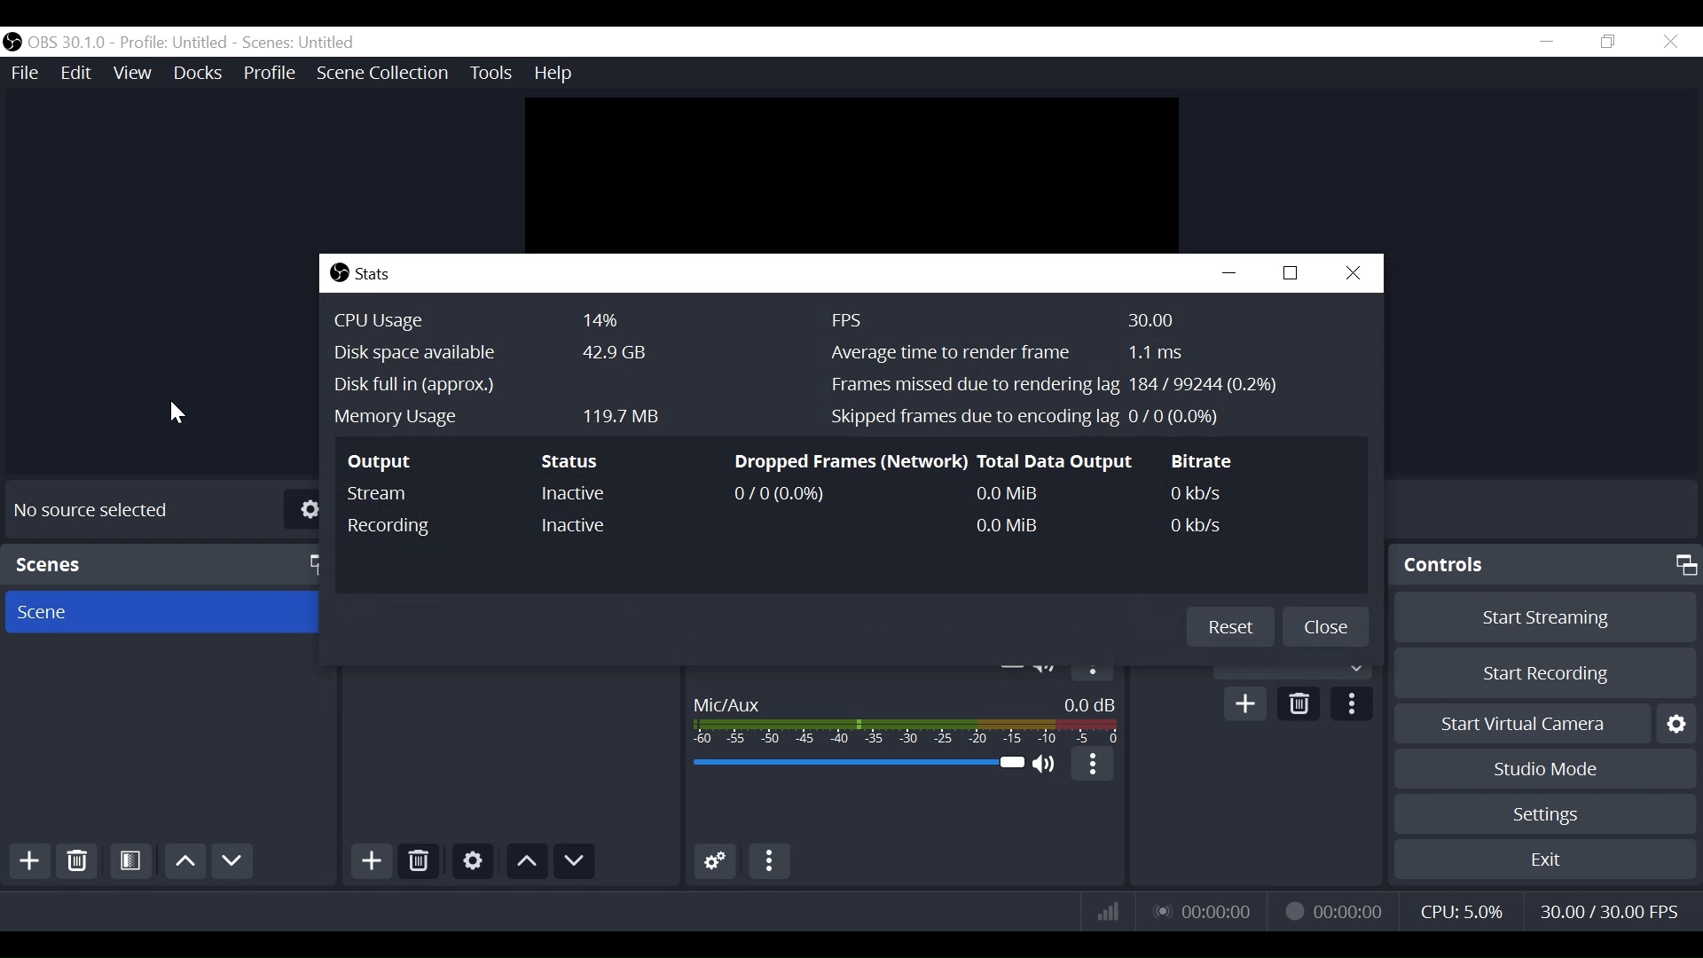 This screenshot has width=1703, height=958. What do you see at coordinates (129, 862) in the screenshot?
I see `Open Scene Filter` at bounding box center [129, 862].